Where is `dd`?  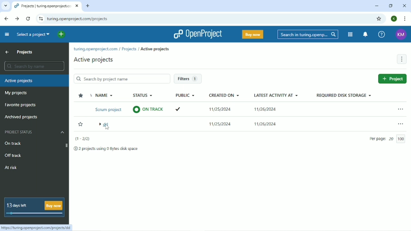
dd is located at coordinates (104, 125).